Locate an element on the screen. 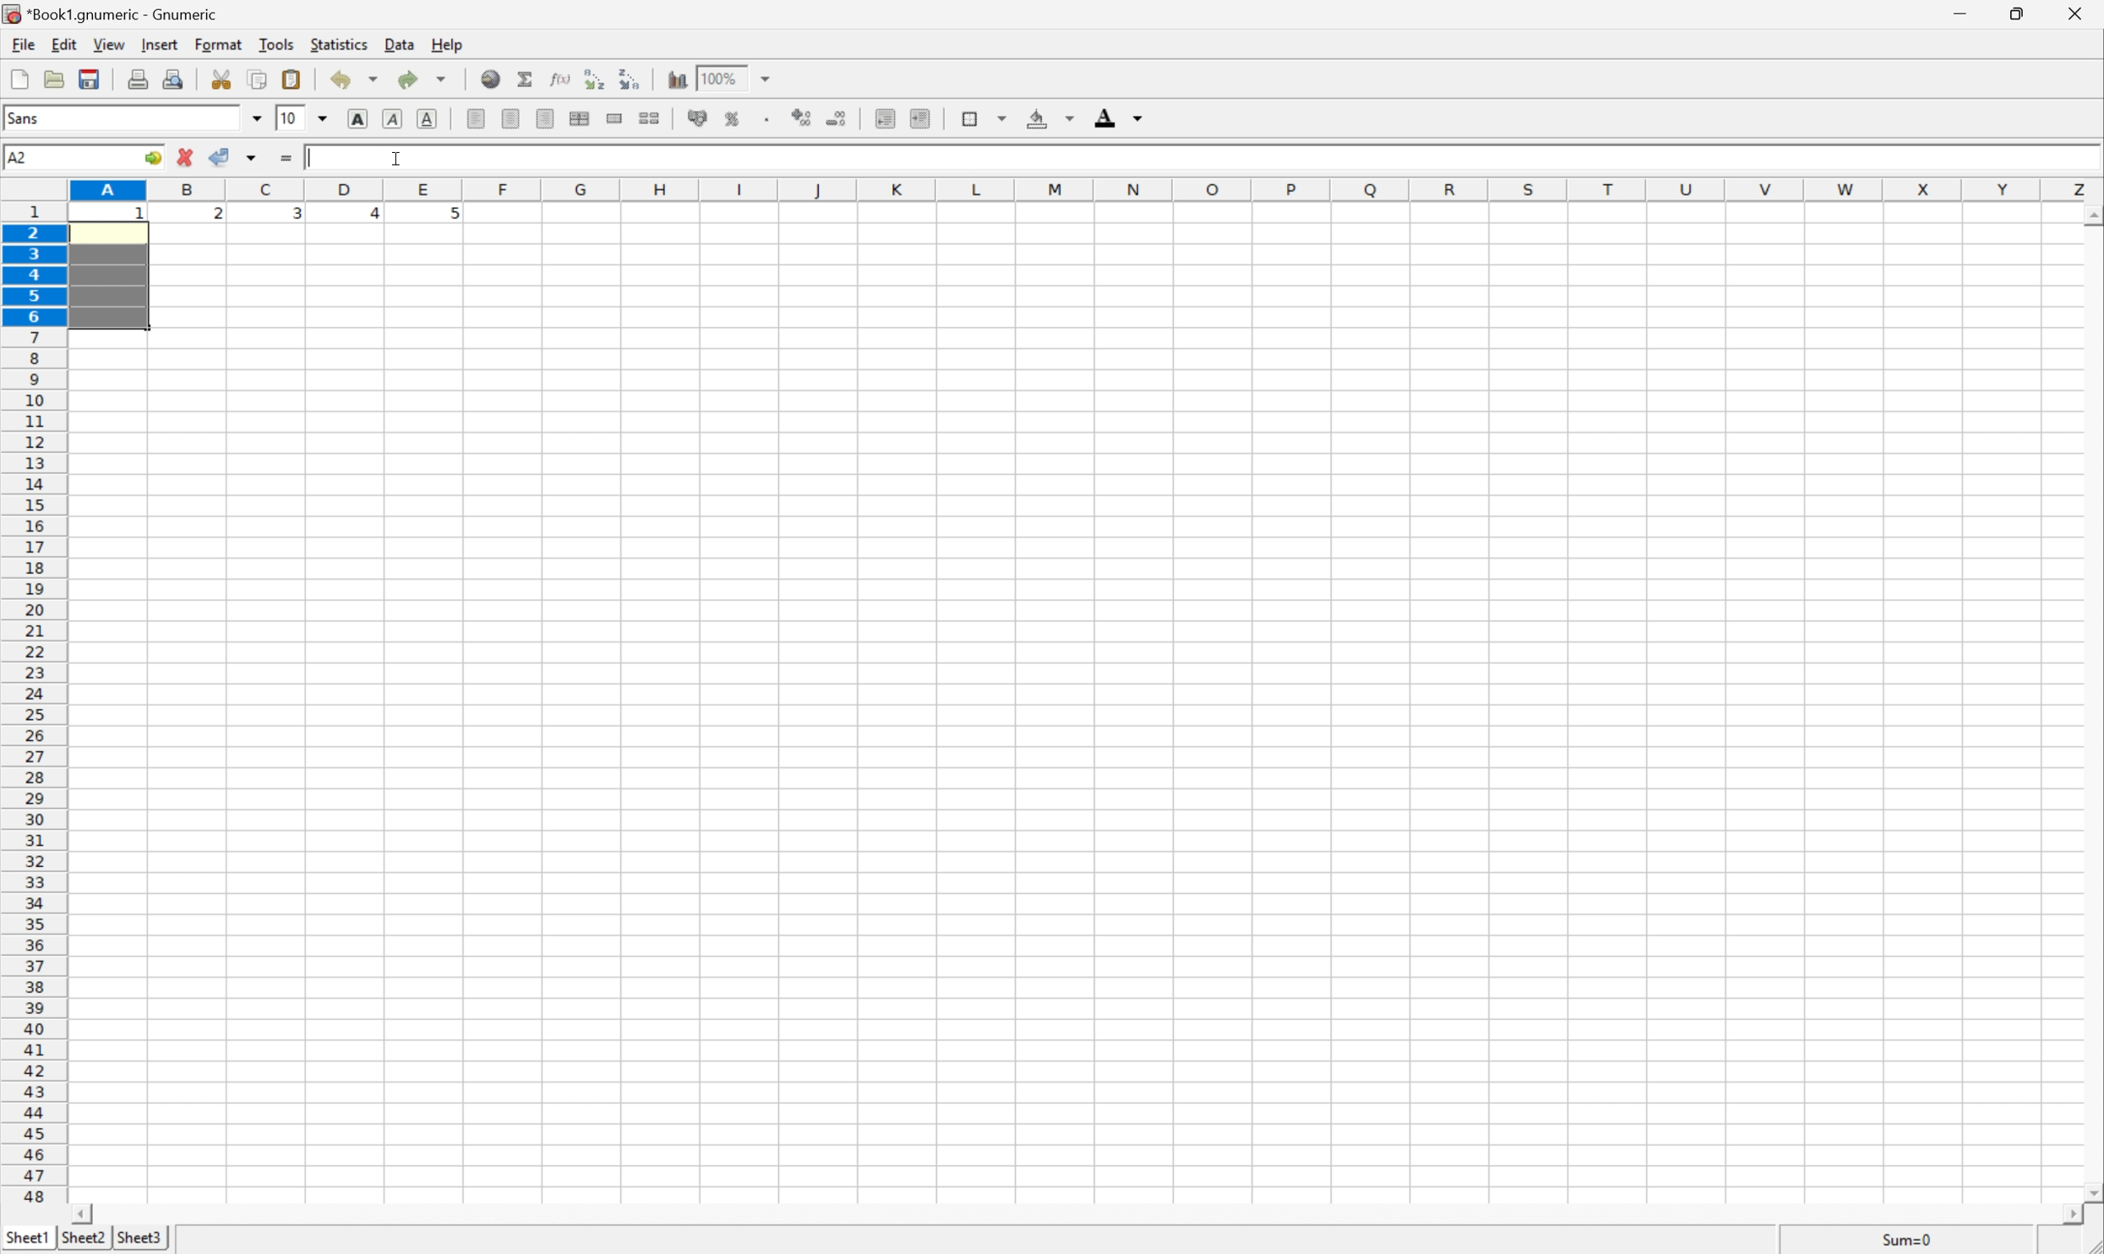 The width and height of the screenshot is (2104, 1254). sheet3 is located at coordinates (139, 1241).